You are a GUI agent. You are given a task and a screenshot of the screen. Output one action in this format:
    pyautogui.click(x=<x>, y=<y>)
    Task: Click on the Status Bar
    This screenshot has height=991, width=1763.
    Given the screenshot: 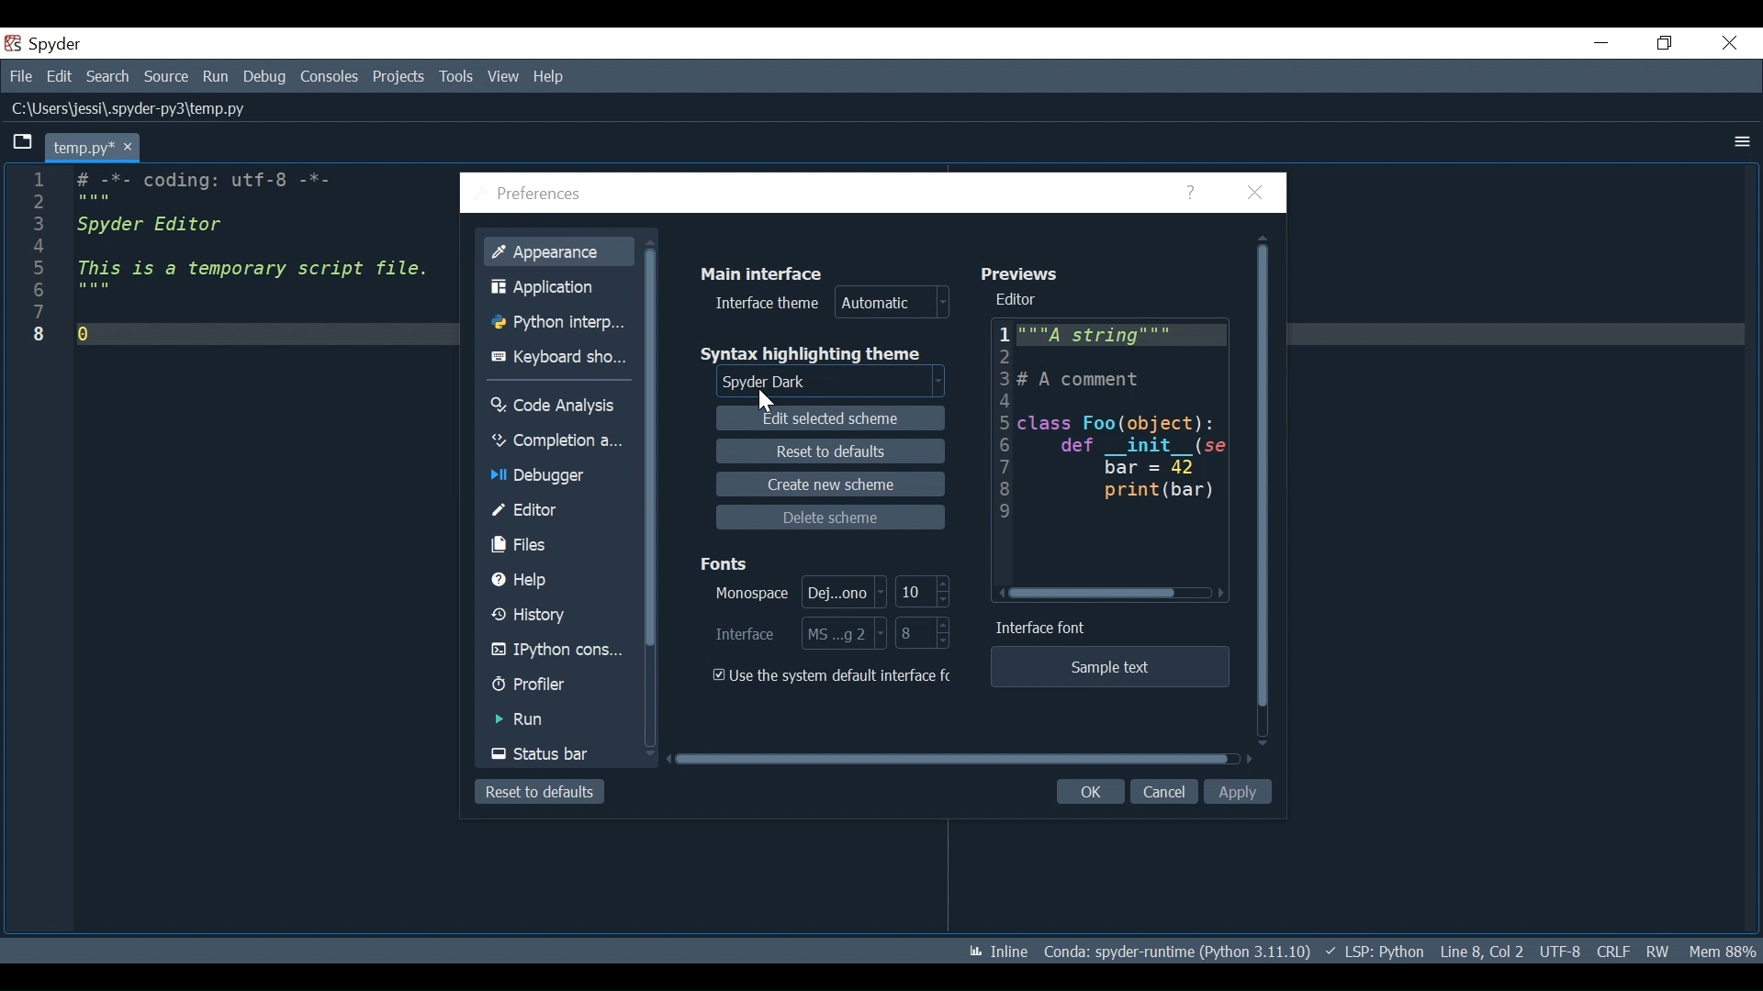 What is the action you would take?
    pyautogui.click(x=558, y=754)
    